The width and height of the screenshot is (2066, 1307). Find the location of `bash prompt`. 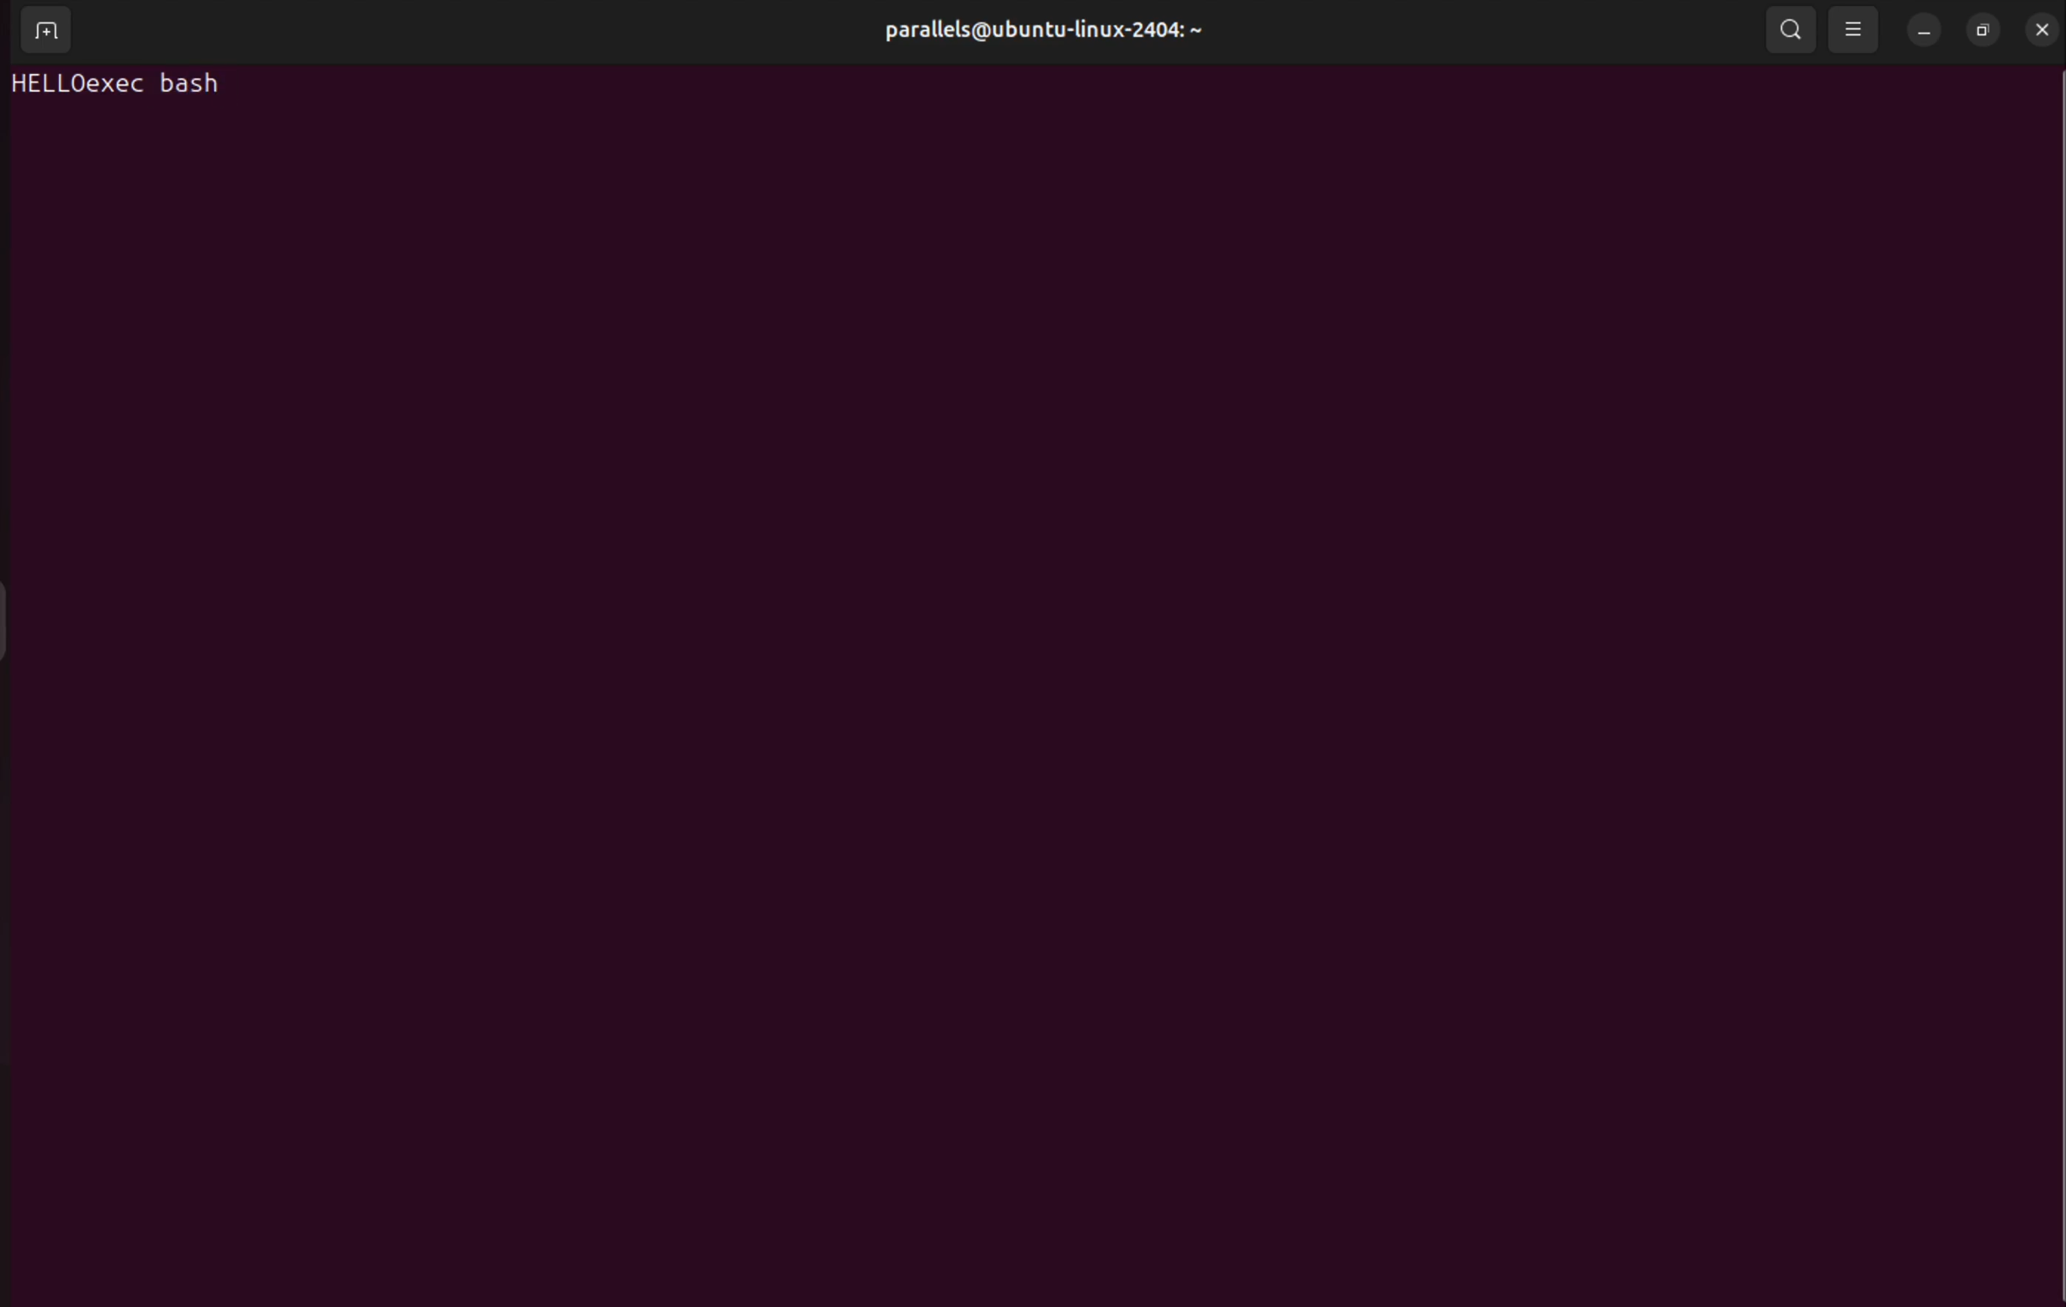

bash prompt is located at coordinates (45, 85).